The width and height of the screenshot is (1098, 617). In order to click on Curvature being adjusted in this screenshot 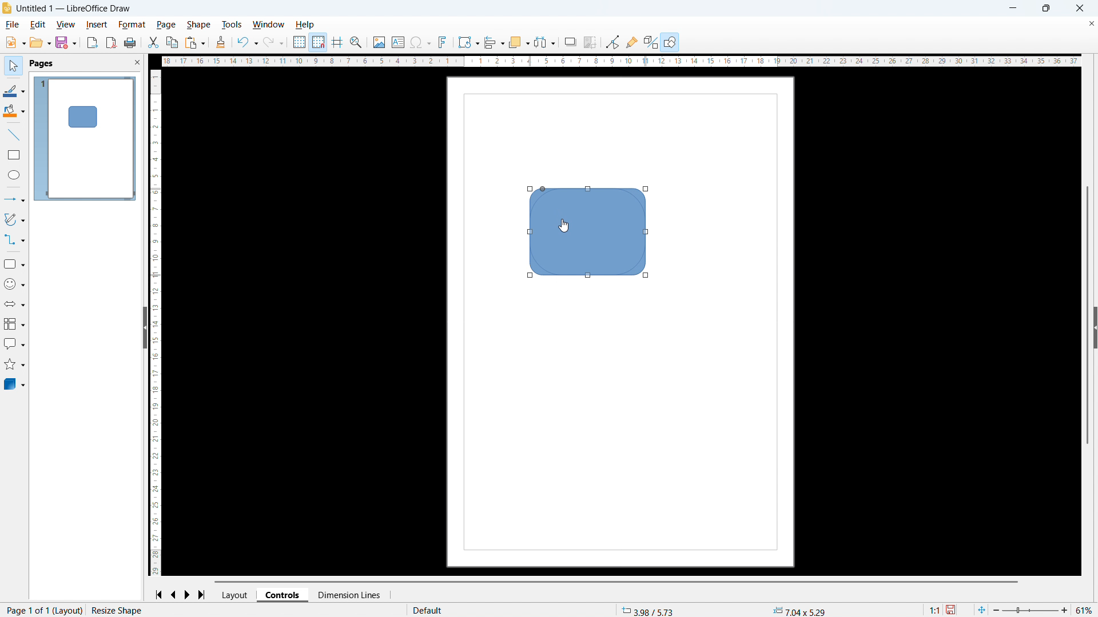, I will do `click(590, 232)`.